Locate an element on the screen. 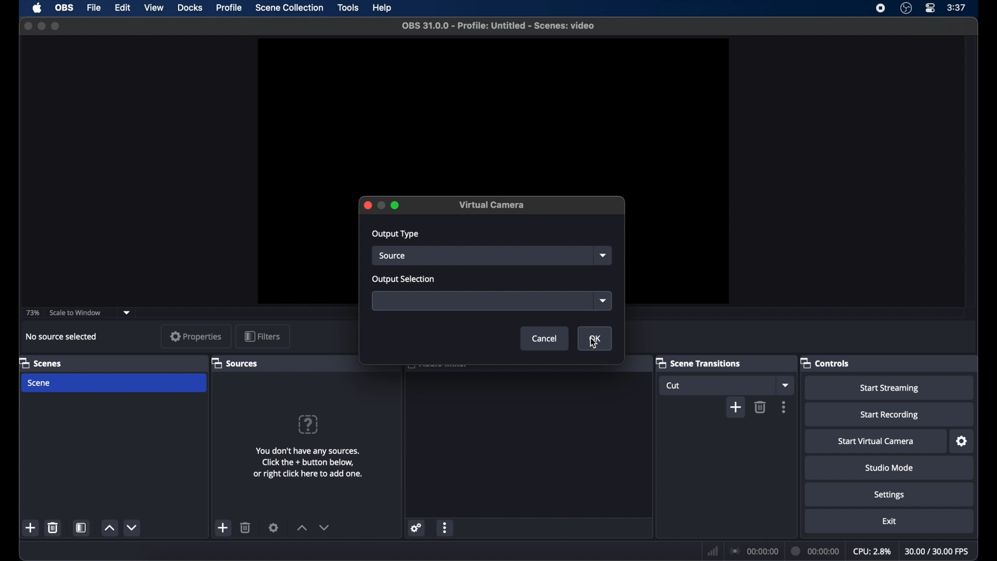 The image size is (997, 561). time is located at coordinates (956, 8).